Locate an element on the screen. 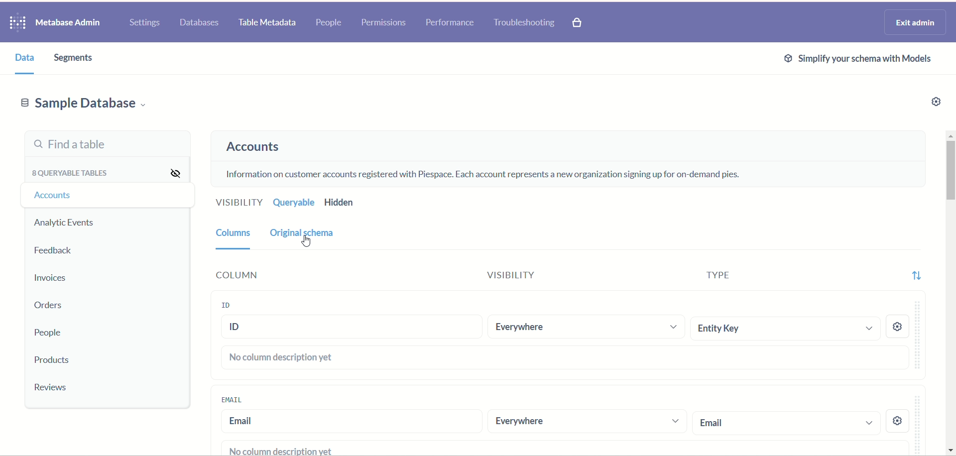 The width and height of the screenshot is (956, 456). original schema is located at coordinates (313, 235).